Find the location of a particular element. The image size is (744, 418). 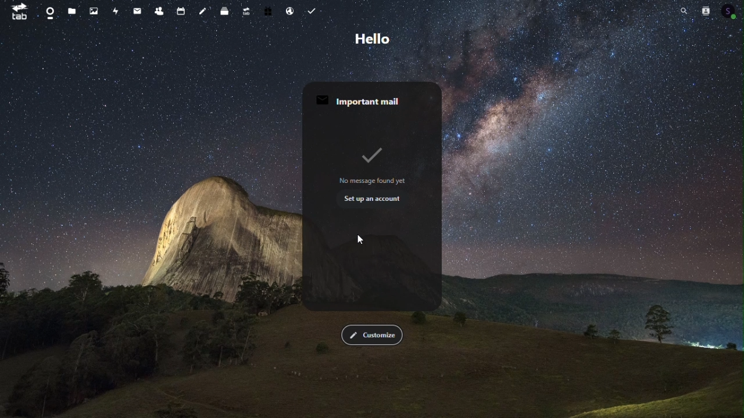

files is located at coordinates (71, 10).